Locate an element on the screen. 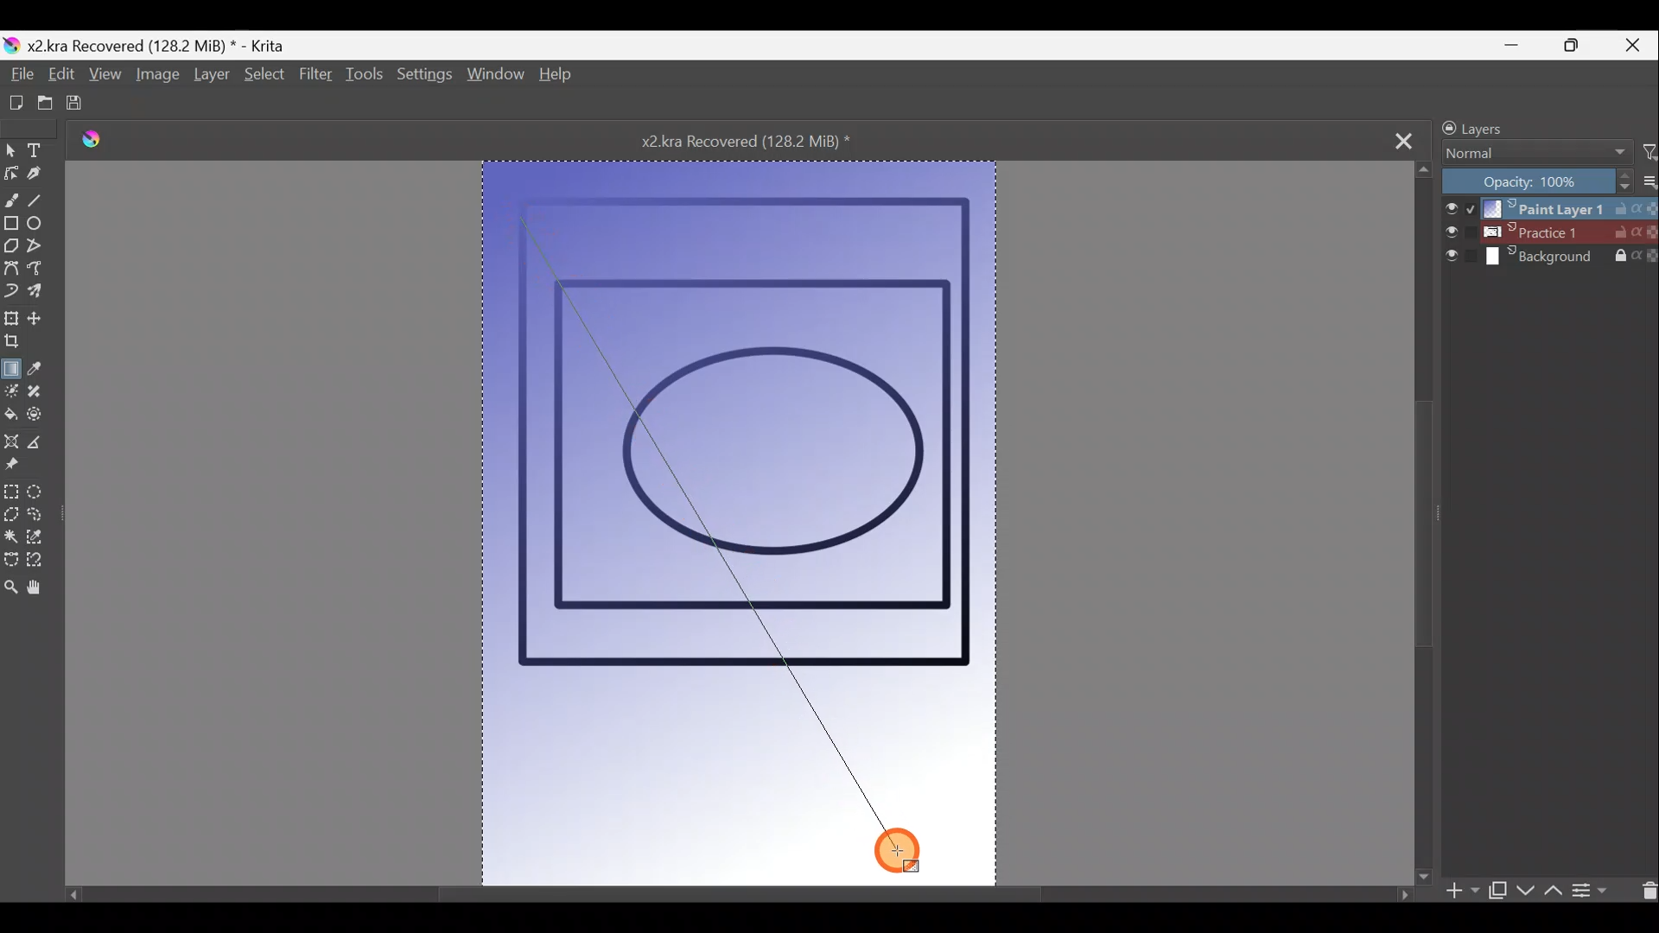  Elliptical selection tool is located at coordinates (40, 494).